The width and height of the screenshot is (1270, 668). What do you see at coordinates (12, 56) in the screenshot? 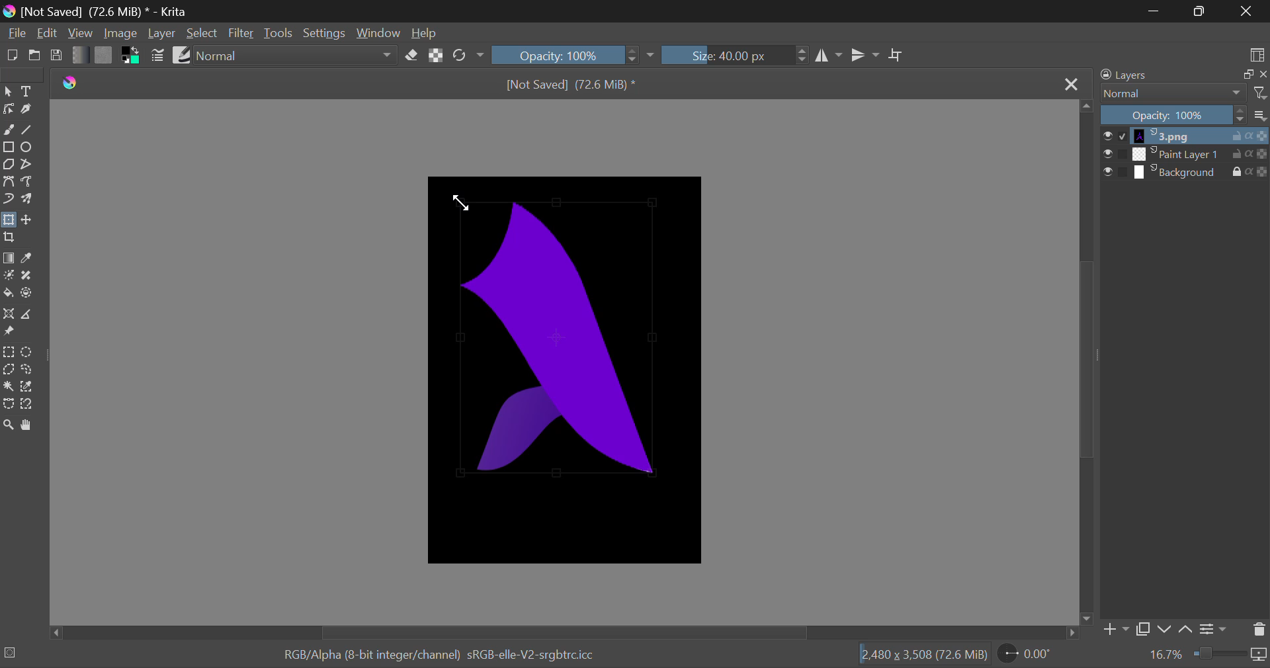
I see `New` at bounding box center [12, 56].